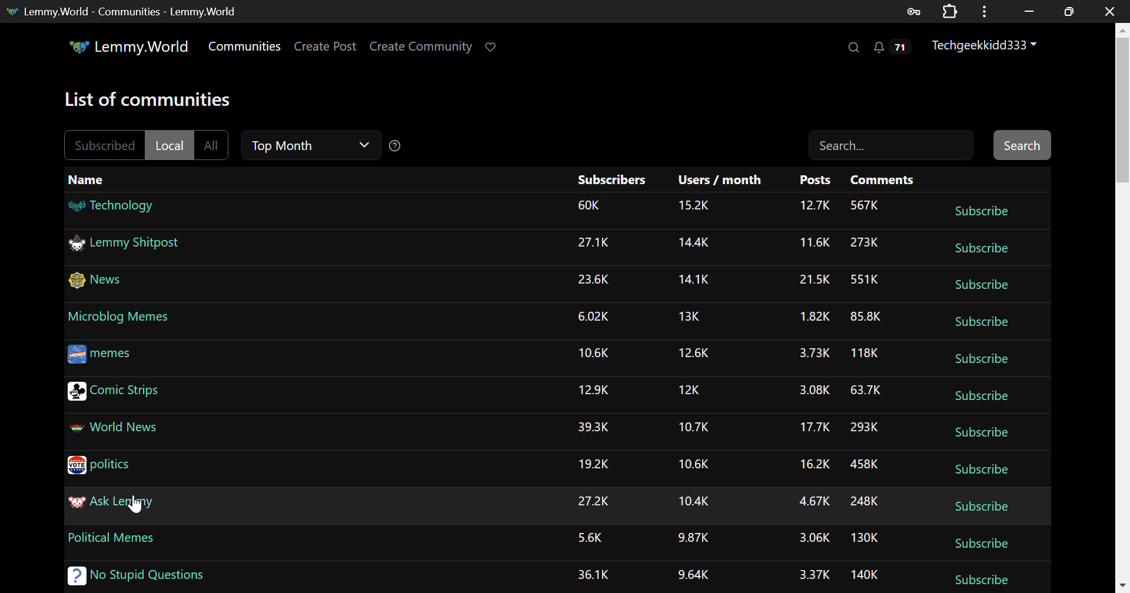  What do you see at coordinates (590, 539) in the screenshot?
I see `Amount` at bounding box center [590, 539].